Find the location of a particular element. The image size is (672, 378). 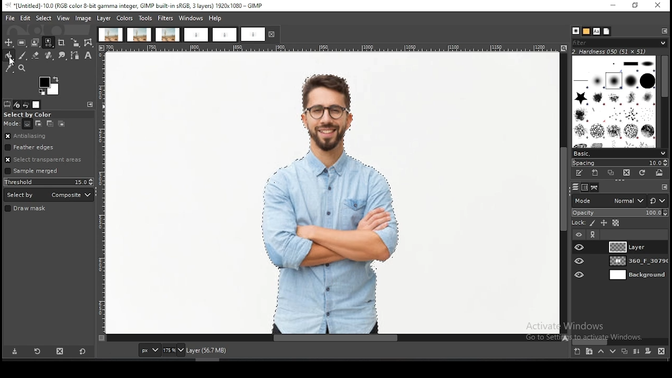

layer visibility on/off is located at coordinates (580, 260).